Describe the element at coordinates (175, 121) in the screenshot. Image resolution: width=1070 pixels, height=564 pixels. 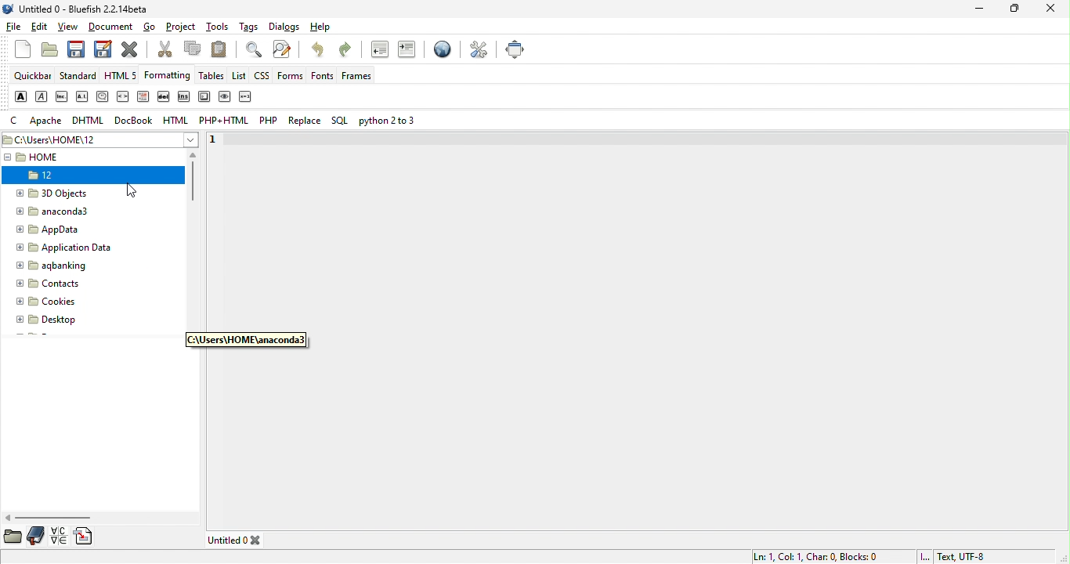
I see `html` at that location.